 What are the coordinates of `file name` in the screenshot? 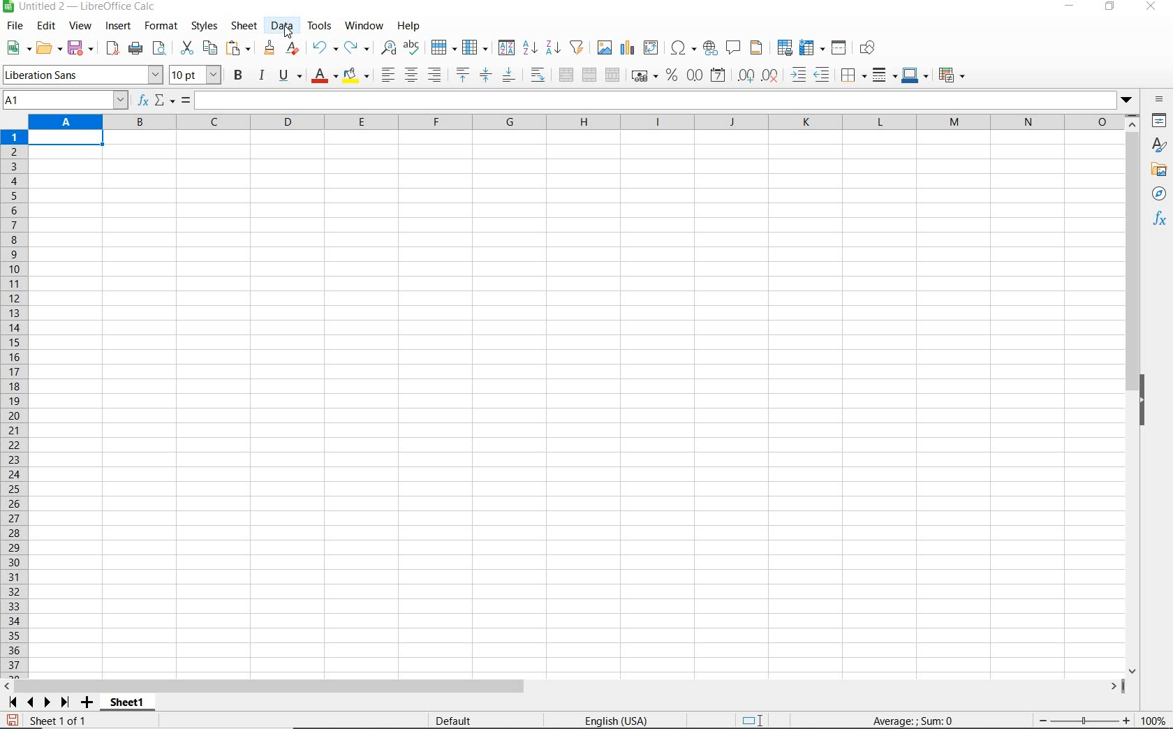 It's located at (80, 8).